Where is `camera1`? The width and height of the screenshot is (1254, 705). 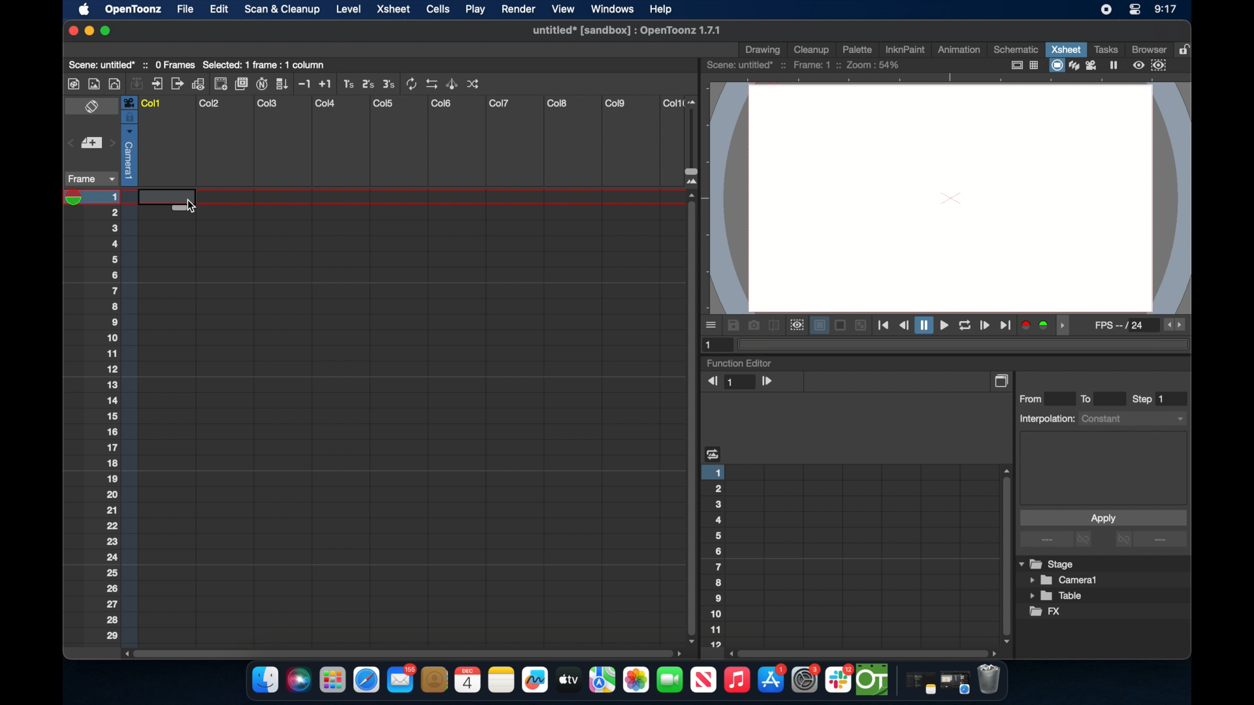
camera1 is located at coordinates (1065, 580).